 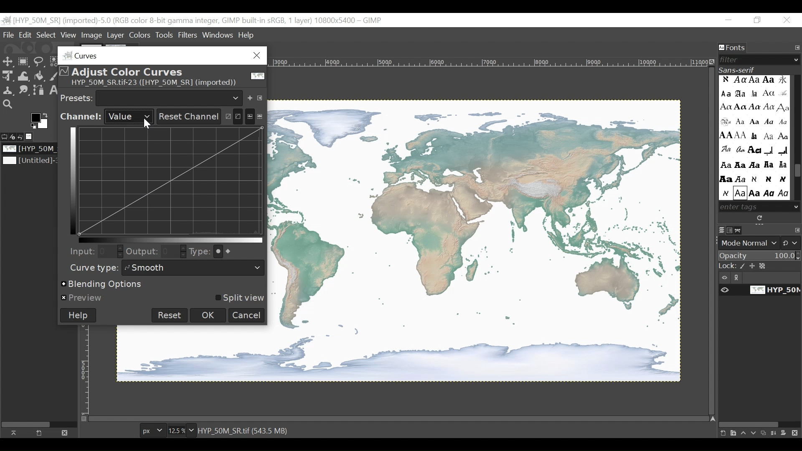 What do you see at coordinates (10, 35) in the screenshot?
I see `File` at bounding box center [10, 35].